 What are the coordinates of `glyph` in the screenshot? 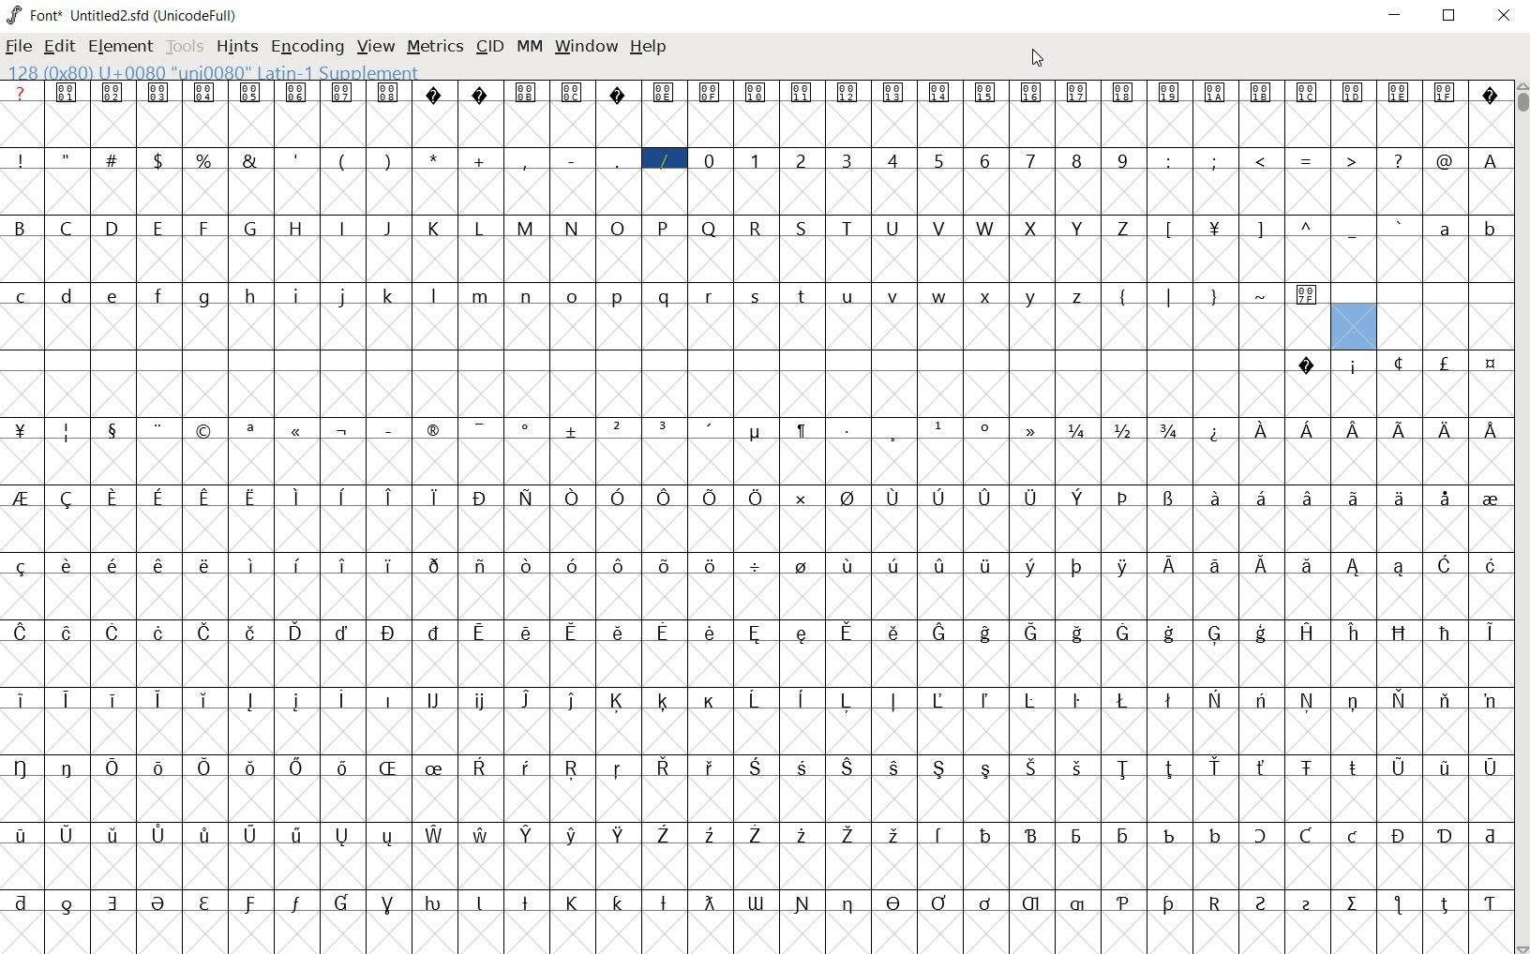 It's located at (940, 634).